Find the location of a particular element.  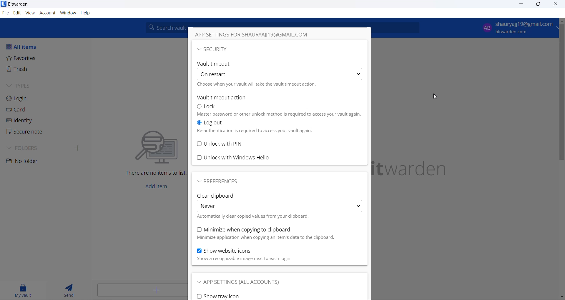

move down is located at coordinates (561, 296).